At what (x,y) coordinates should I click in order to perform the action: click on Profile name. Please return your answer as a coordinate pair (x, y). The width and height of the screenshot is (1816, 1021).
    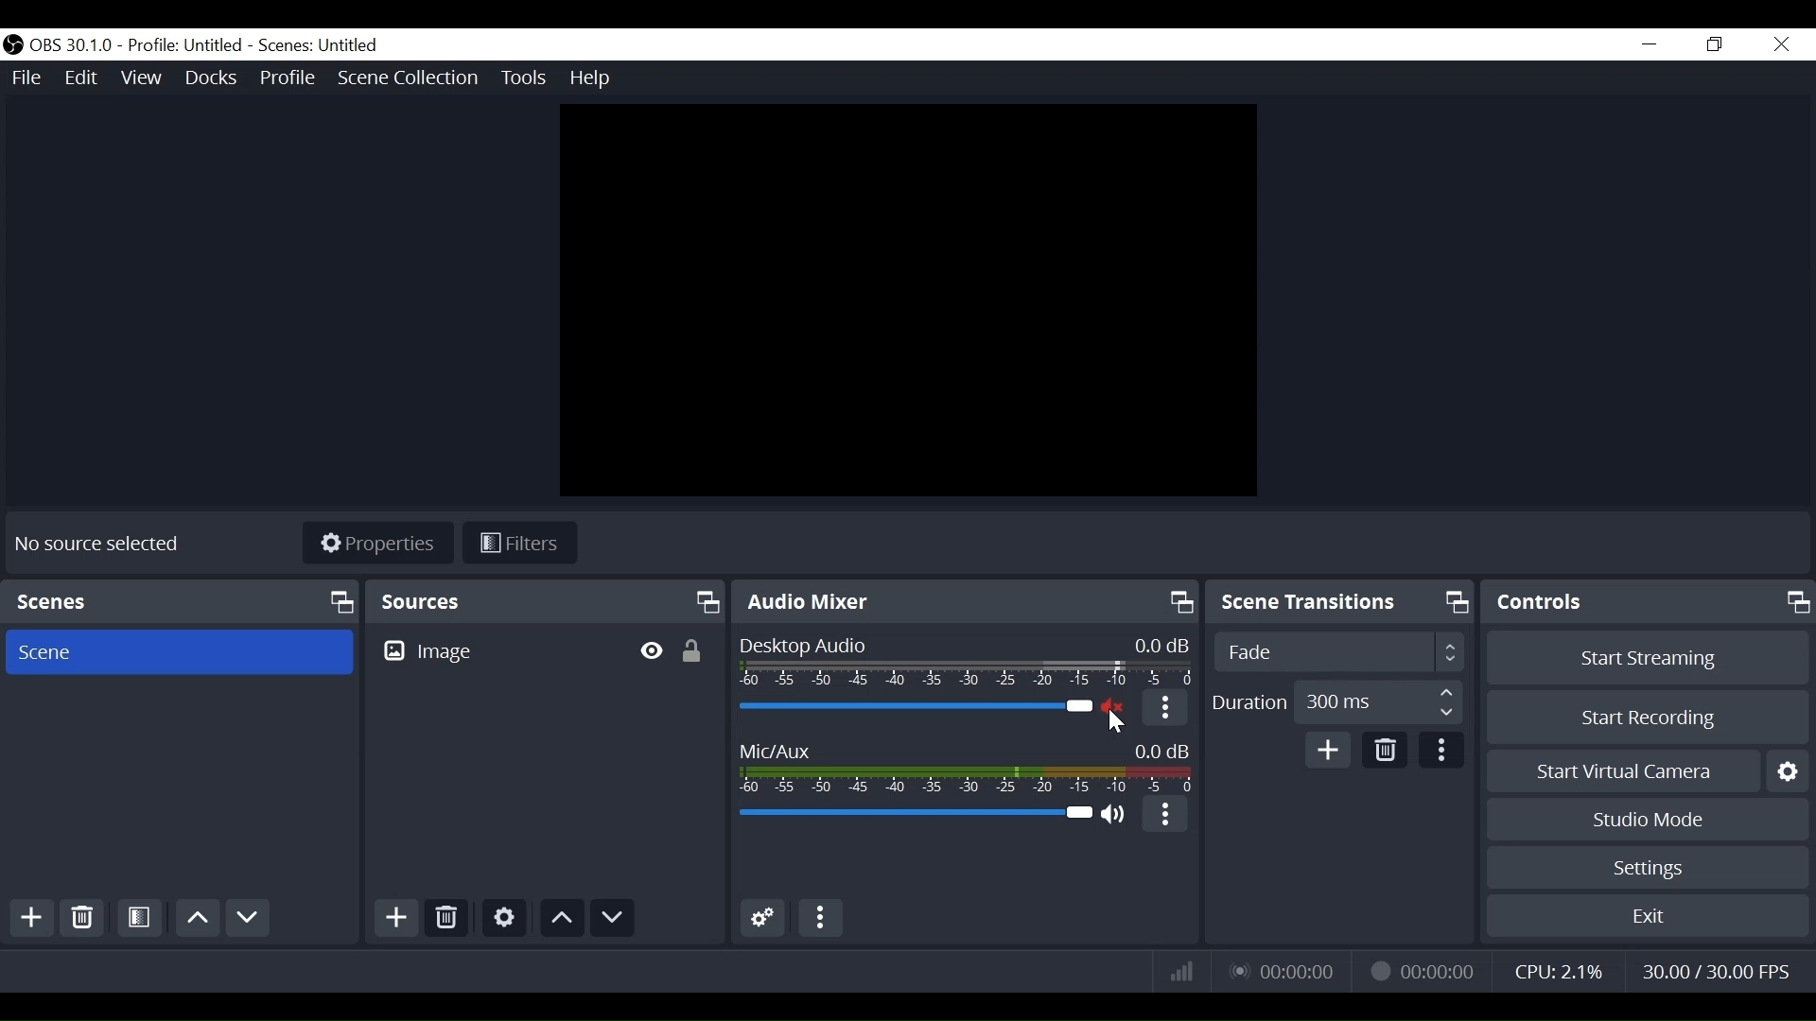
    Looking at the image, I should click on (183, 46).